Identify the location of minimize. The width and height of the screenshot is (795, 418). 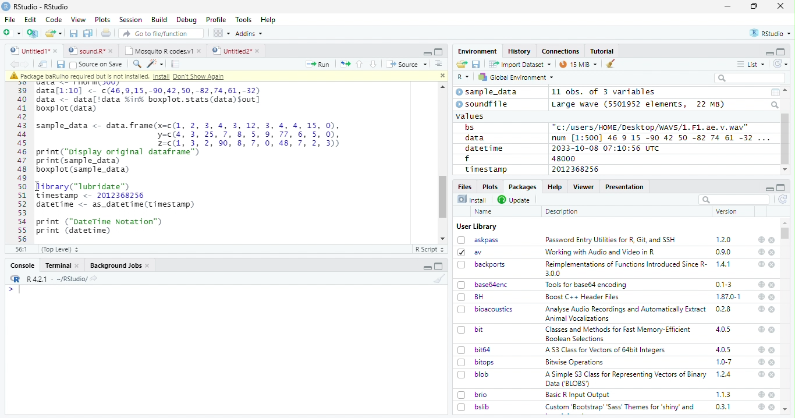
(769, 187).